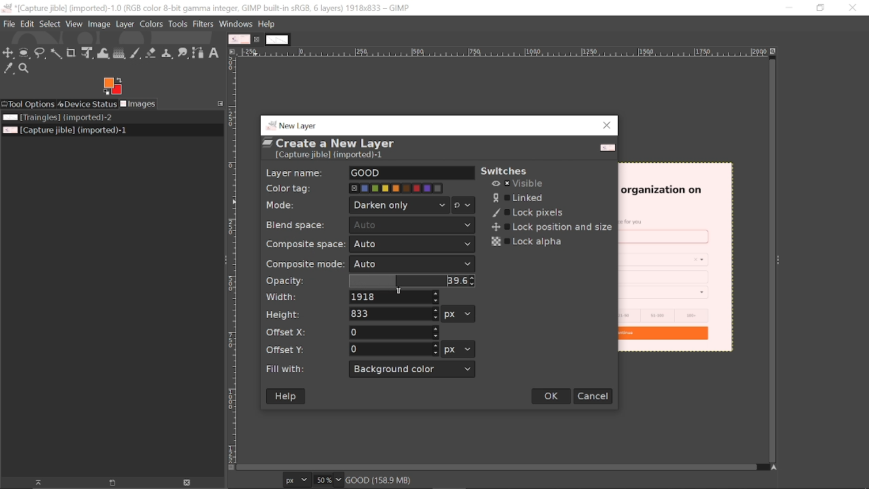 The image size is (869, 489). Describe the element at coordinates (292, 369) in the screenshot. I see `Fill with:` at that location.